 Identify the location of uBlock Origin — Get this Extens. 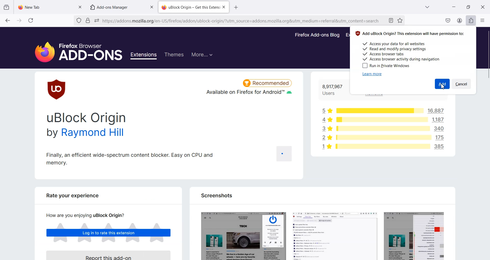
(190, 7).